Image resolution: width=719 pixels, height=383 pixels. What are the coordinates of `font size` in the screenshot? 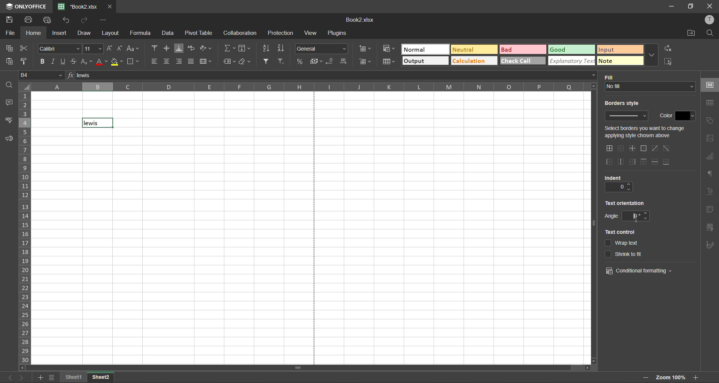 It's located at (92, 49).